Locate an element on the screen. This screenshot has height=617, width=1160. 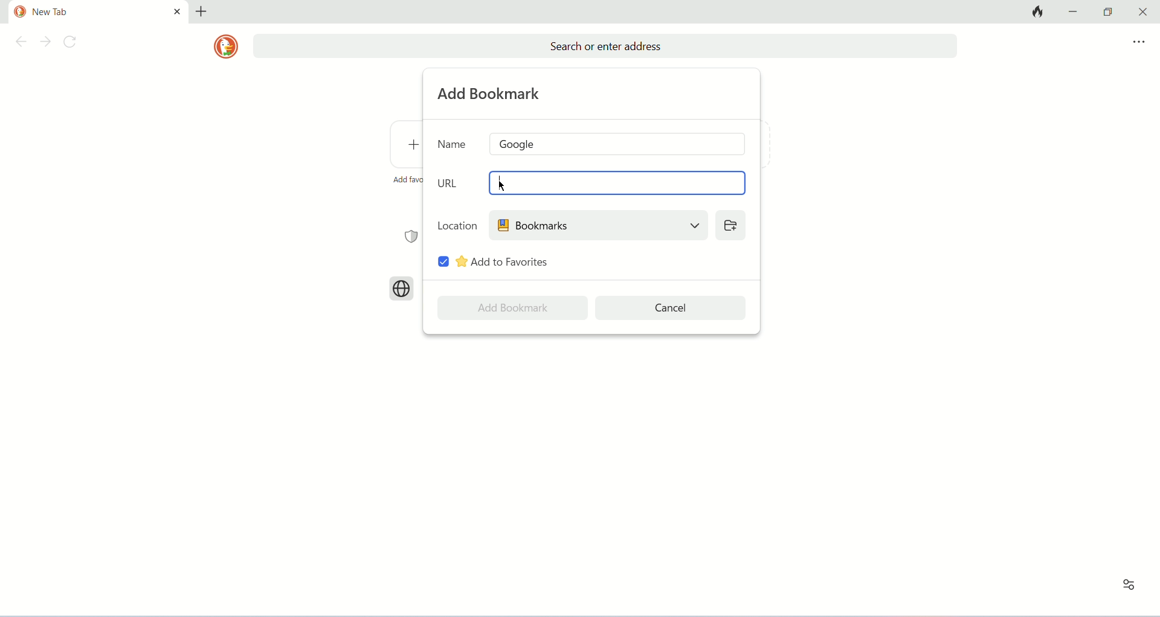
view option is located at coordinates (1129, 585).